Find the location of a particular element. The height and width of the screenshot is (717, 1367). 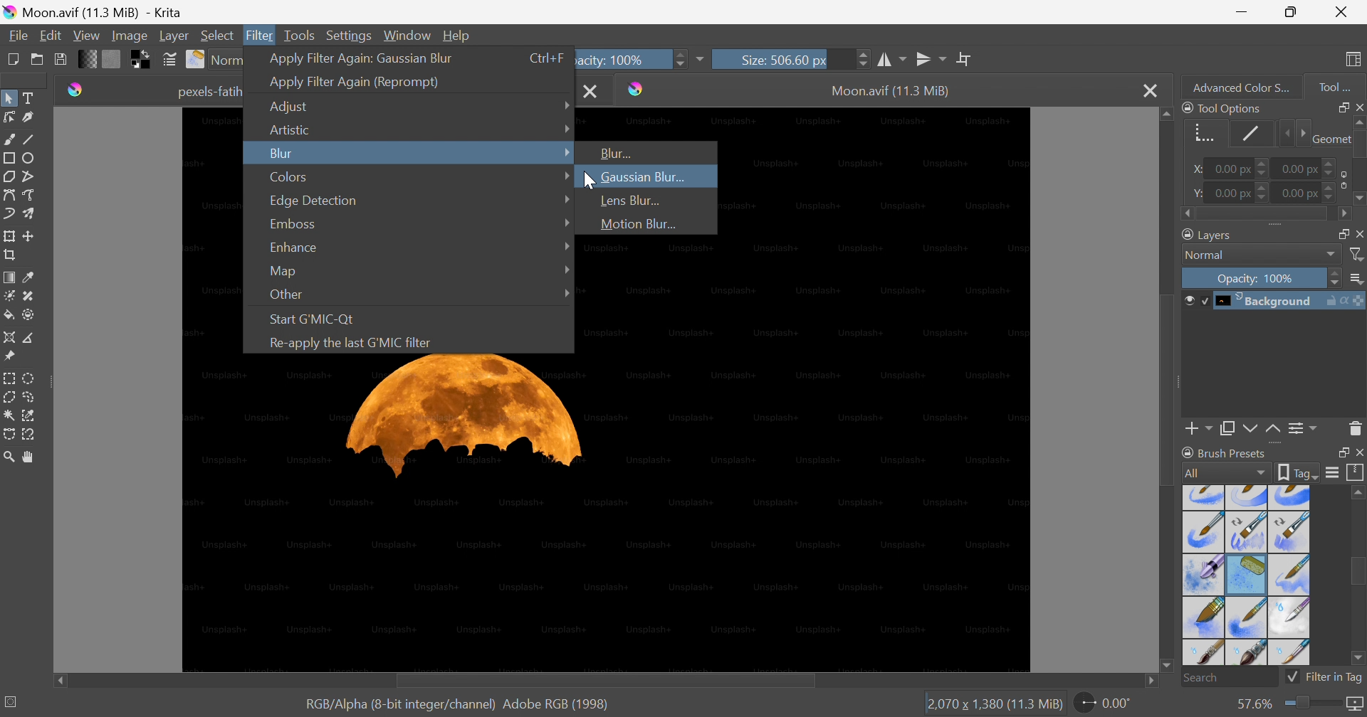

Drop Down is located at coordinates (566, 175).